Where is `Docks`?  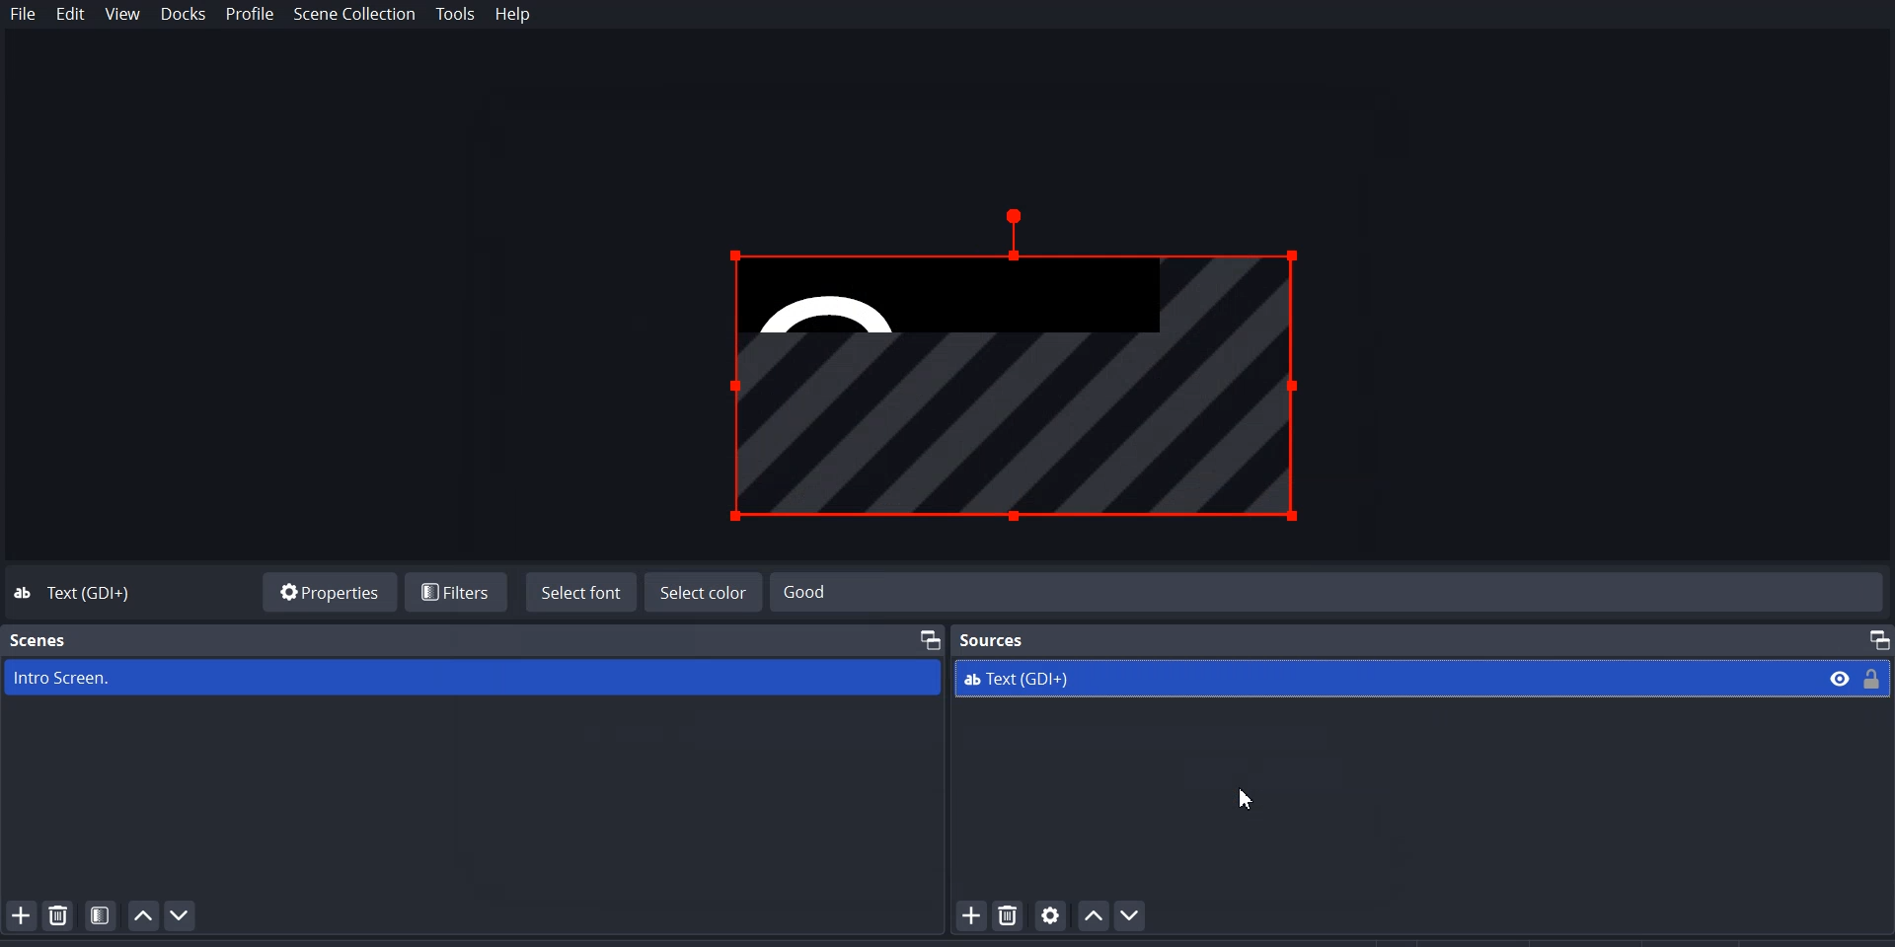 Docks is located at coordinates (183, 15).